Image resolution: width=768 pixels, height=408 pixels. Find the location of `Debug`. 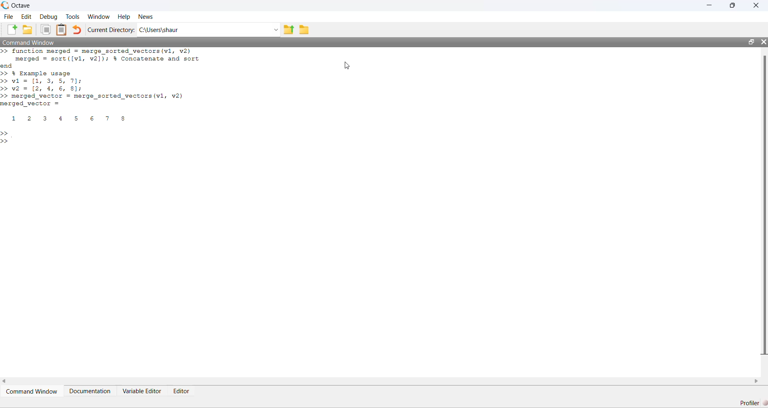

Debug is located at coordinates (50, 17).